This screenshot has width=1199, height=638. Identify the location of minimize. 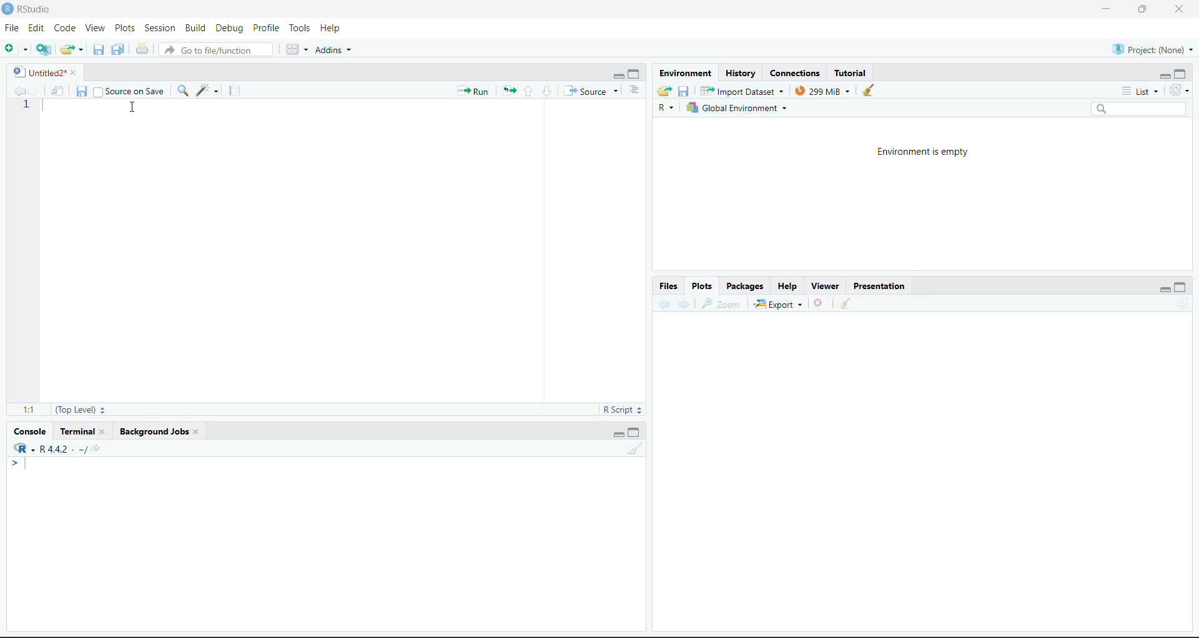
(1166, 288).